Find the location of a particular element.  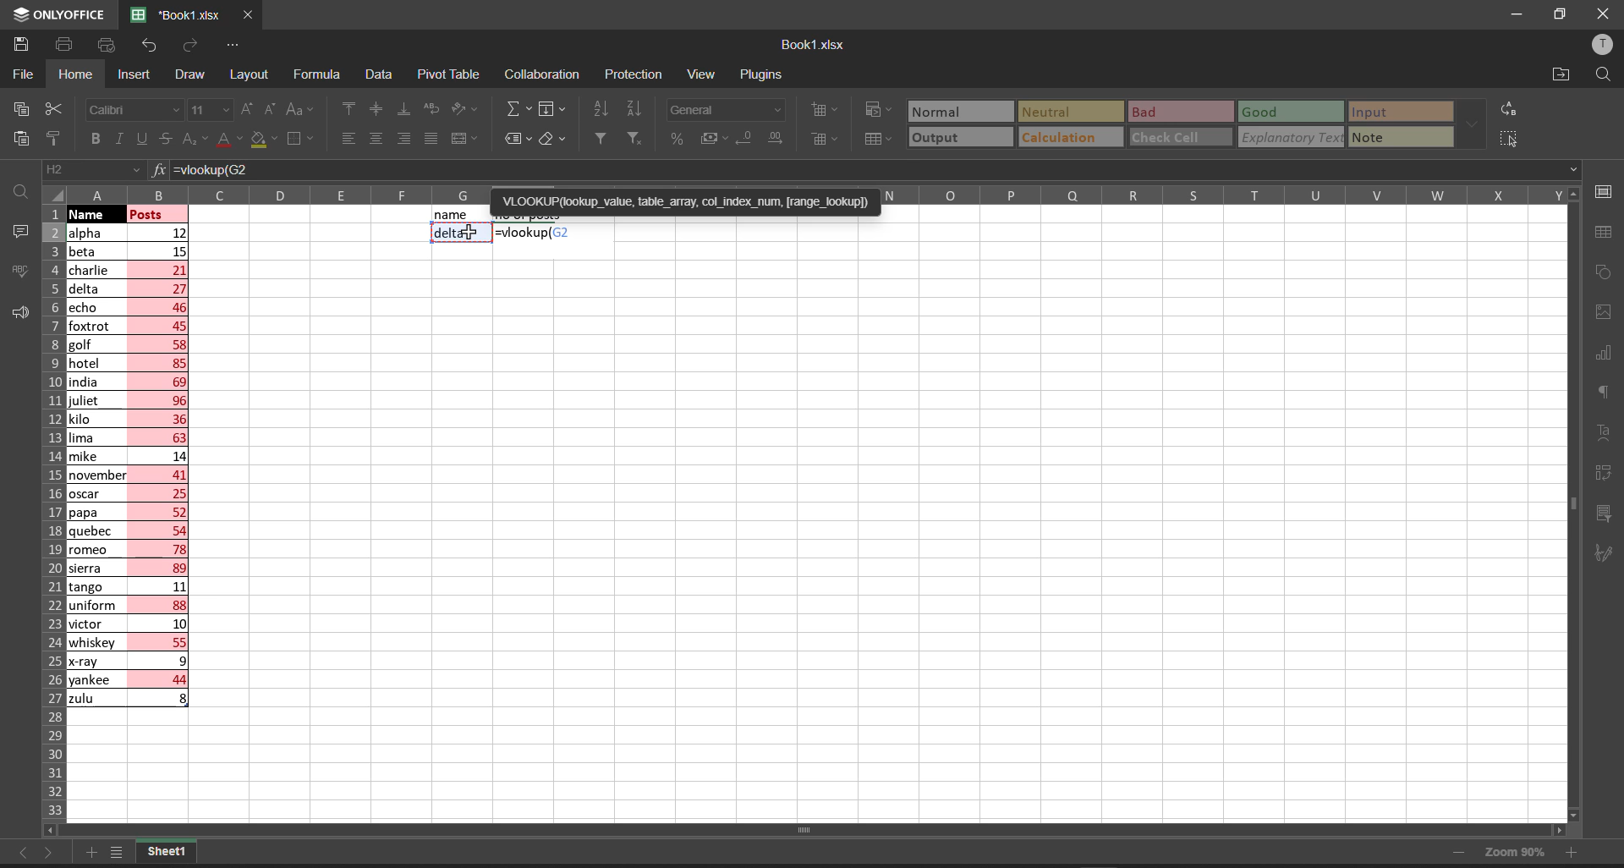

align left is located at coordinates (347, 140).